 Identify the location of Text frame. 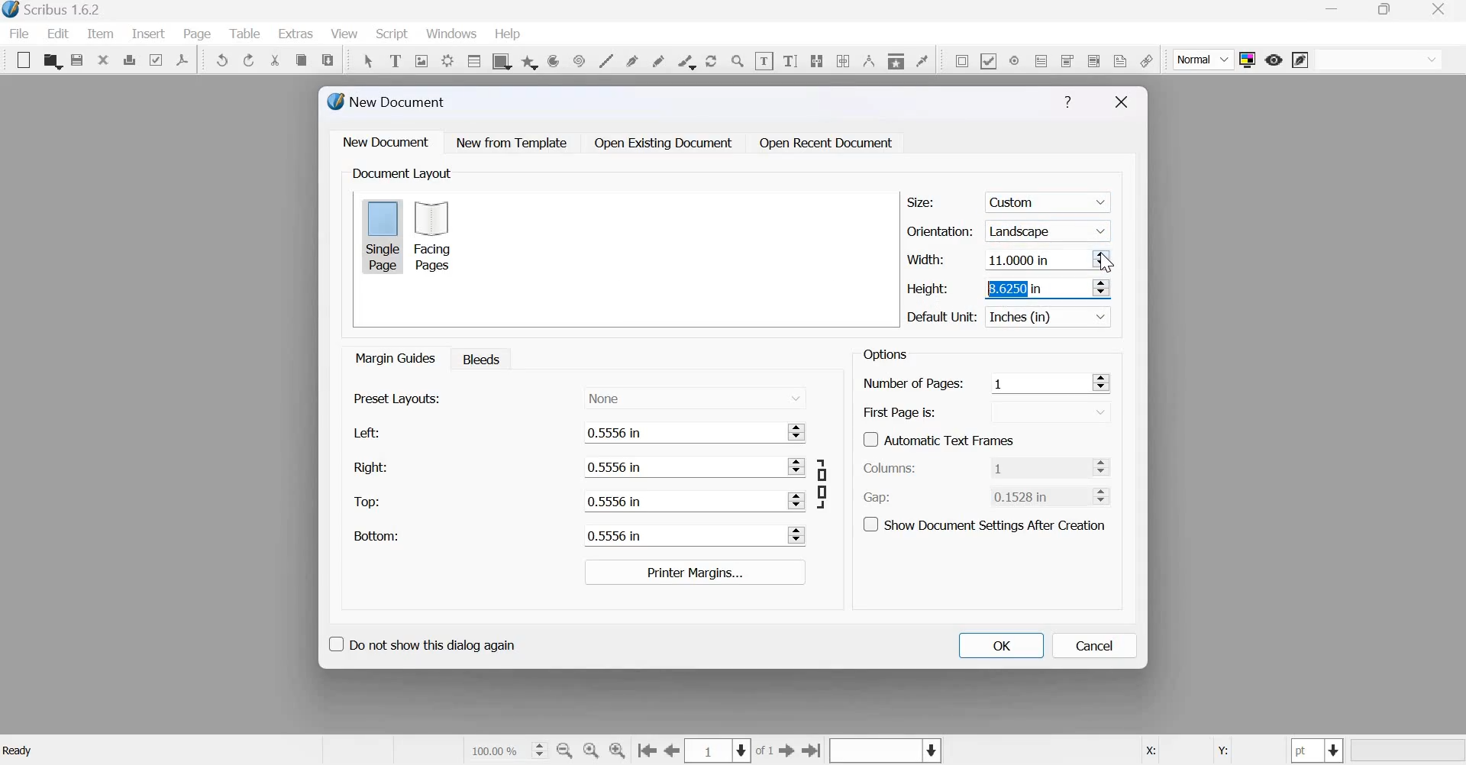
(395, 59).